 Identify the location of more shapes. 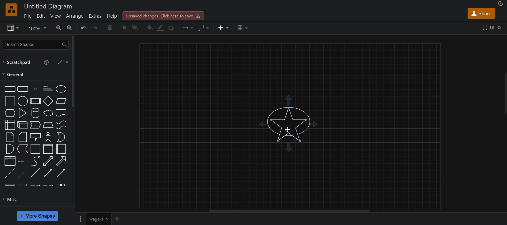
(37, 216).